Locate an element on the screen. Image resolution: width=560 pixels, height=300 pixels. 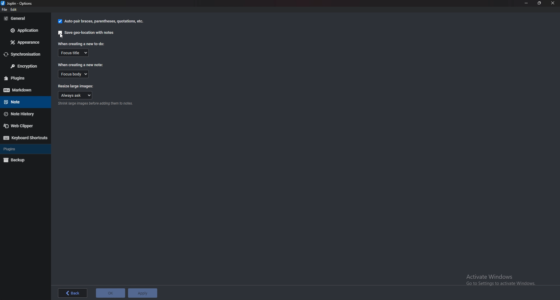
Resize large images is located at coordinates (81, 86).